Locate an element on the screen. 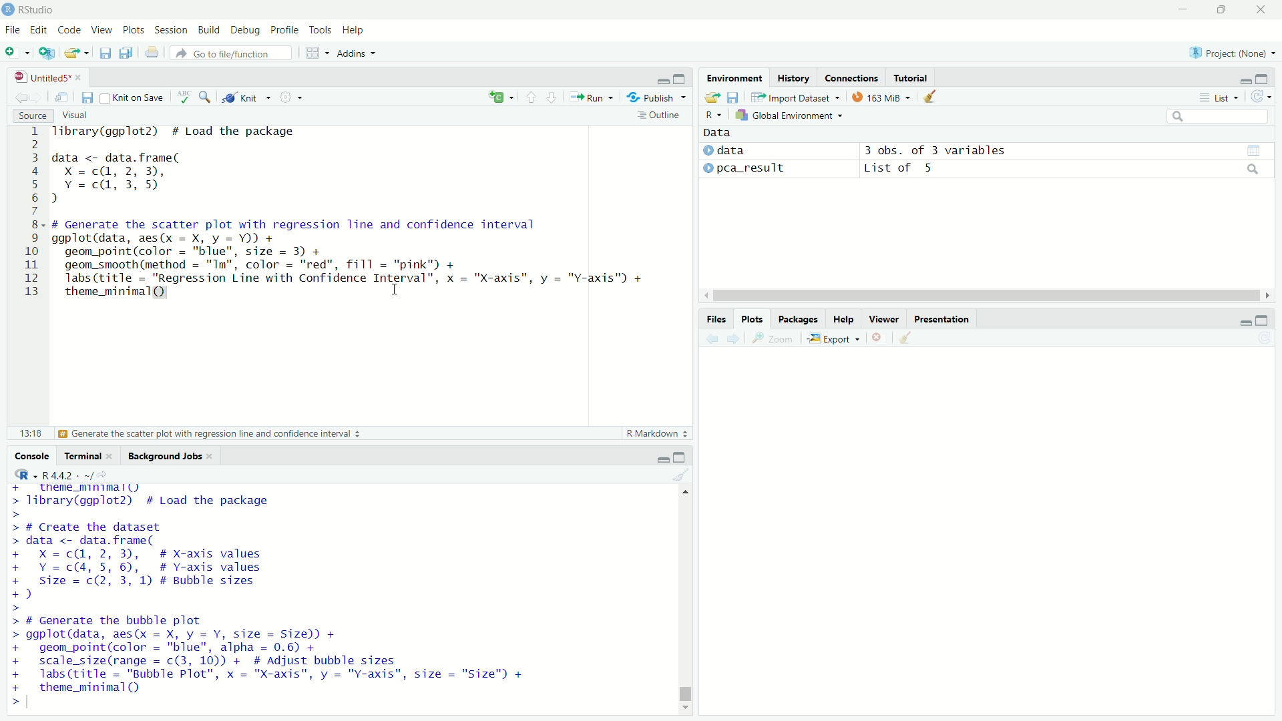 This screenshot has height=721, width=1282. Addins is located at coordinates (356, 53).